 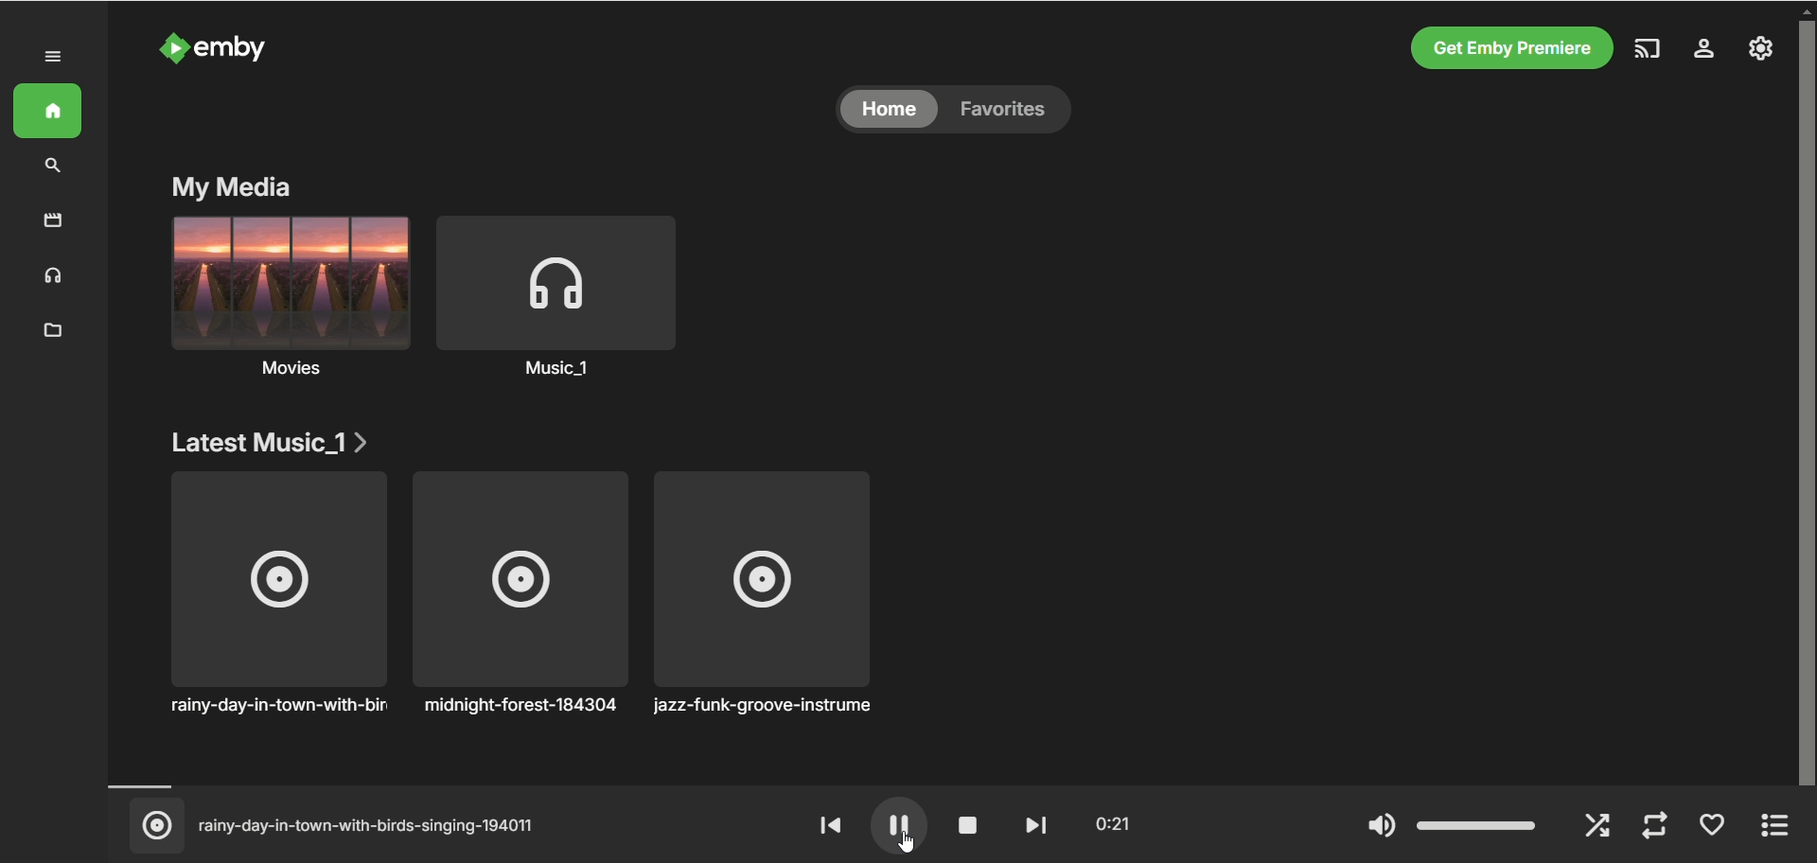 I want to click on search, so click(x=56, y=167).